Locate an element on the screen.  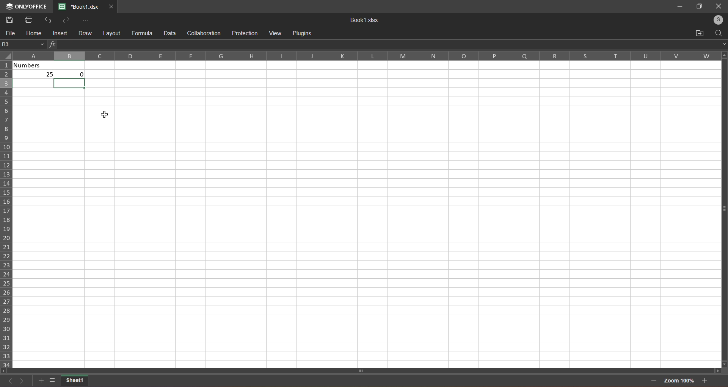
data is located at coordinates (169, 33).